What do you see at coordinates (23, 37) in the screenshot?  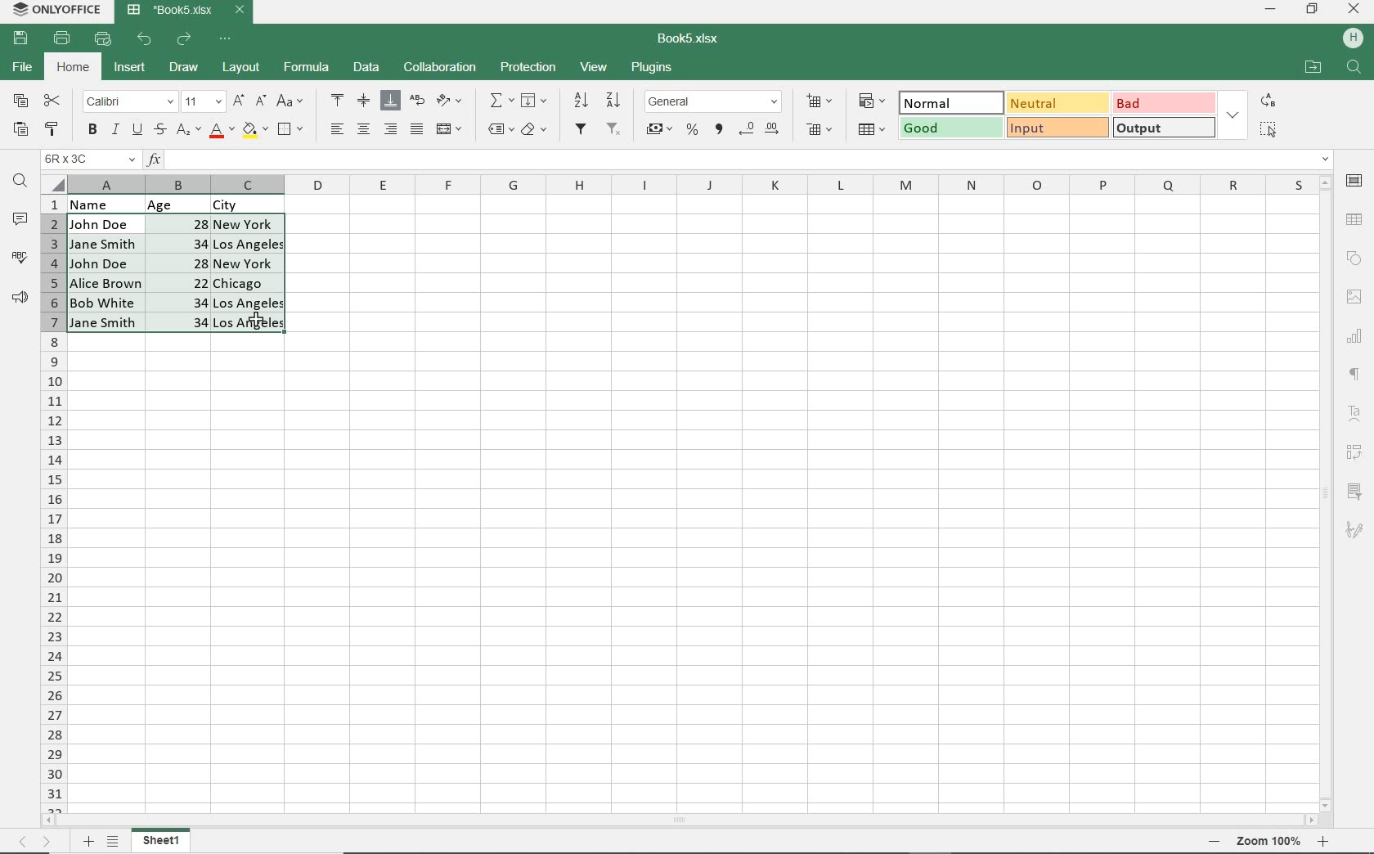 I see `SAVE` at bounding box center [23, 37].